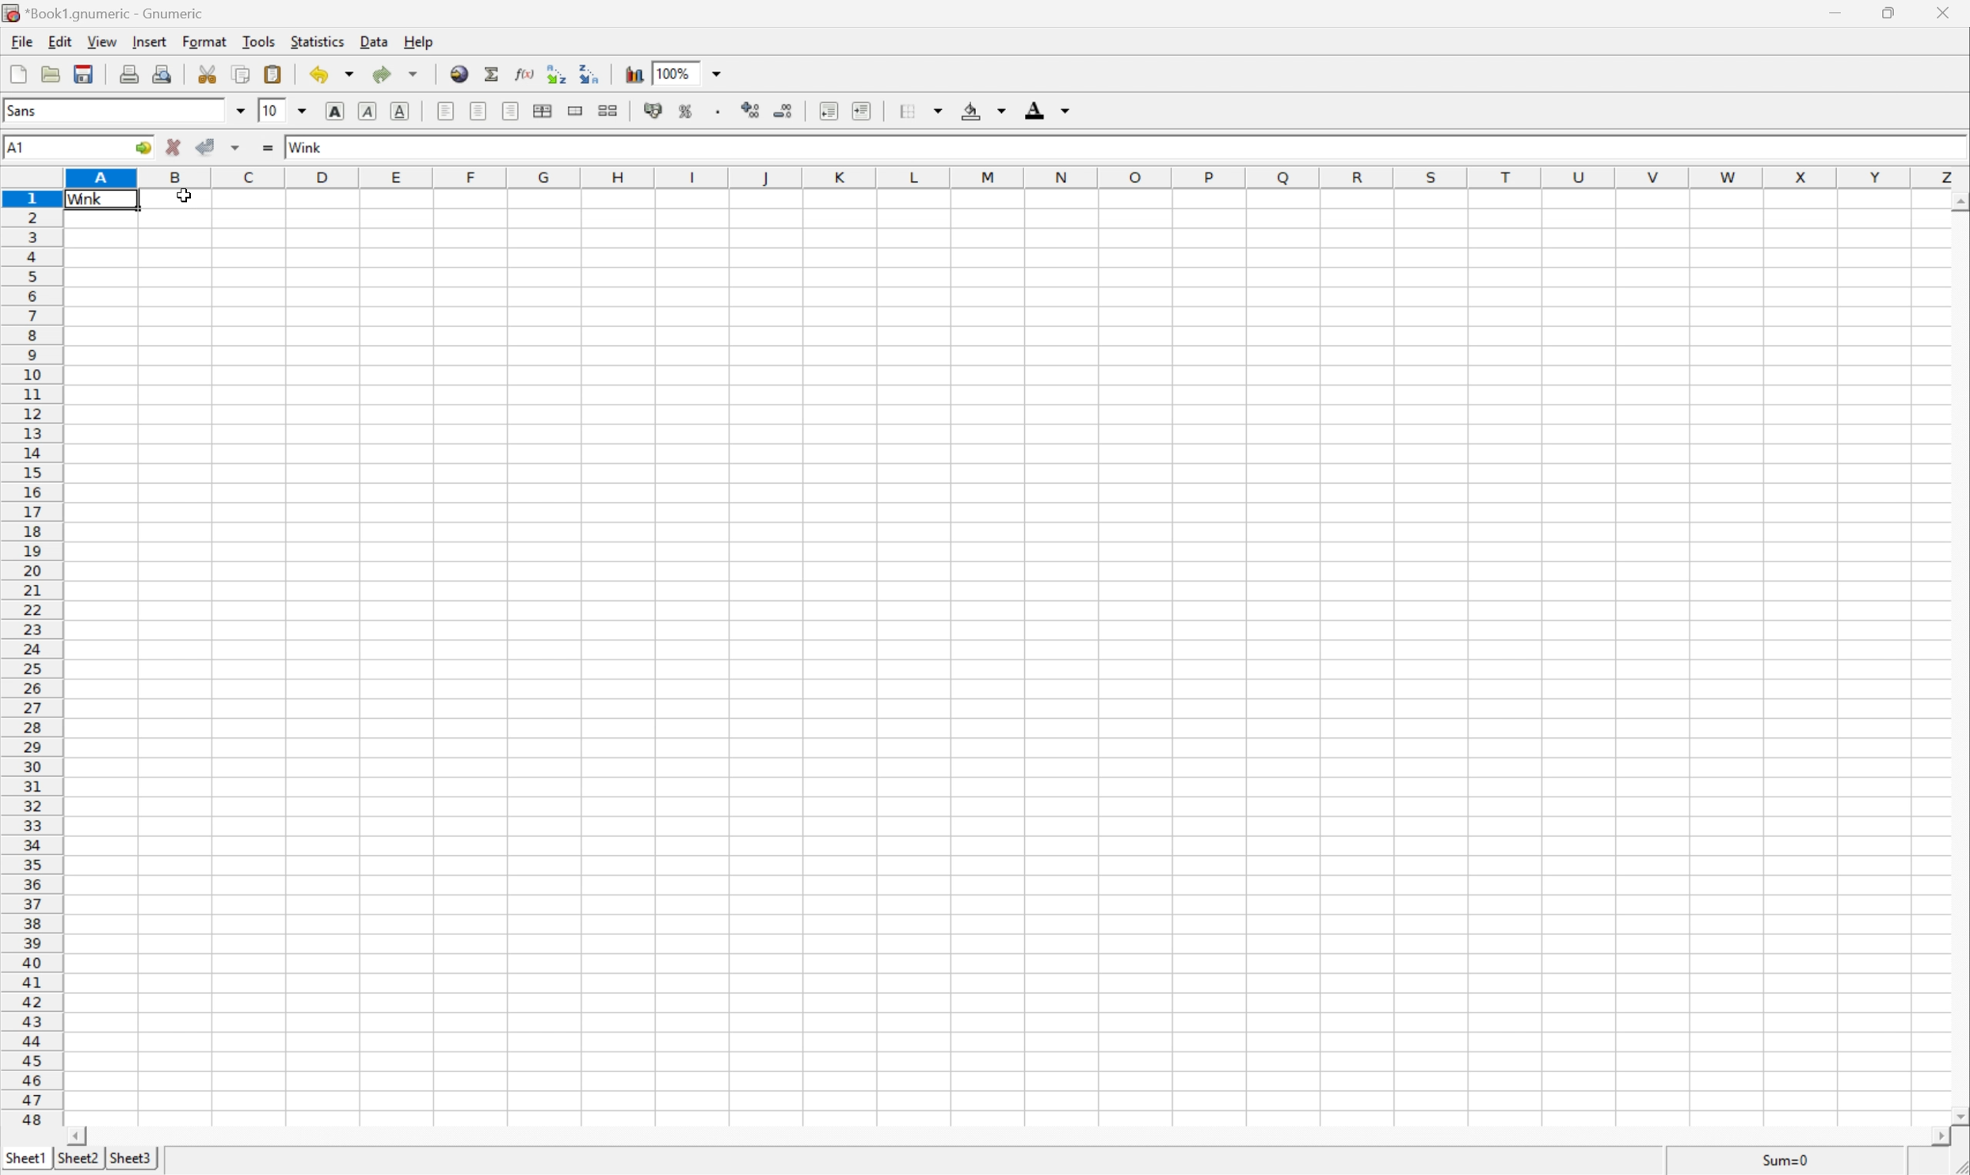  What do you see at coordinates (25, 147) in the screenshot?
I see `A1` at bounding box center [25, 147].